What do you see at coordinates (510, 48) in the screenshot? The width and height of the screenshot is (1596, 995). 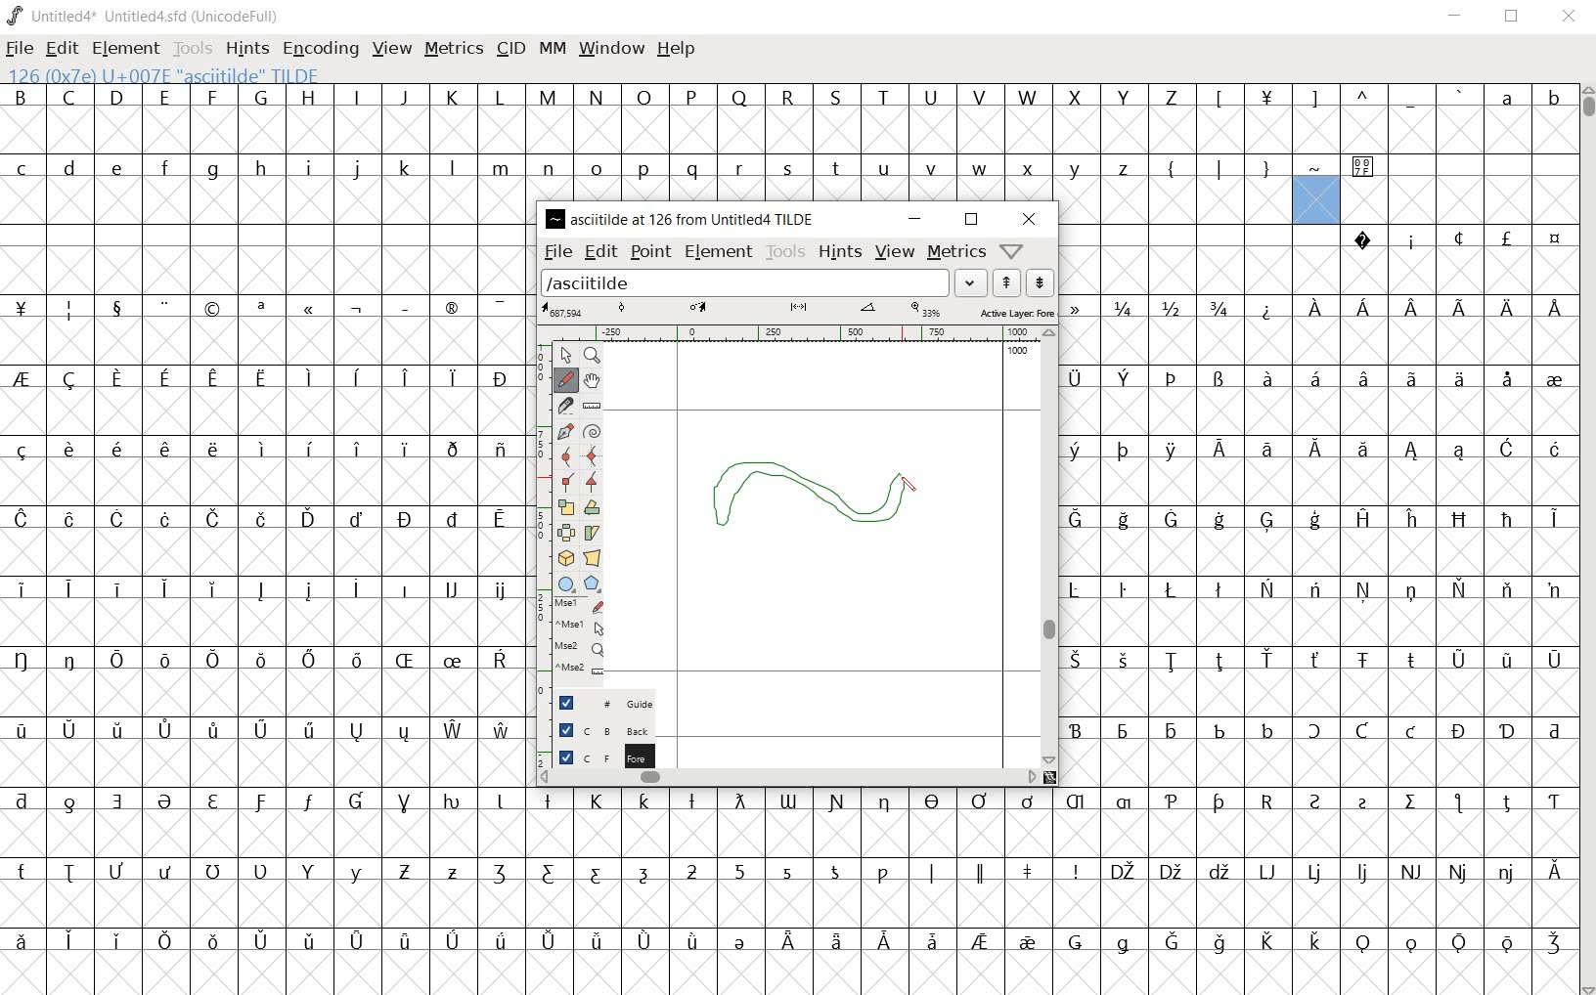 I see `CID` at bounding box center [510, 48].